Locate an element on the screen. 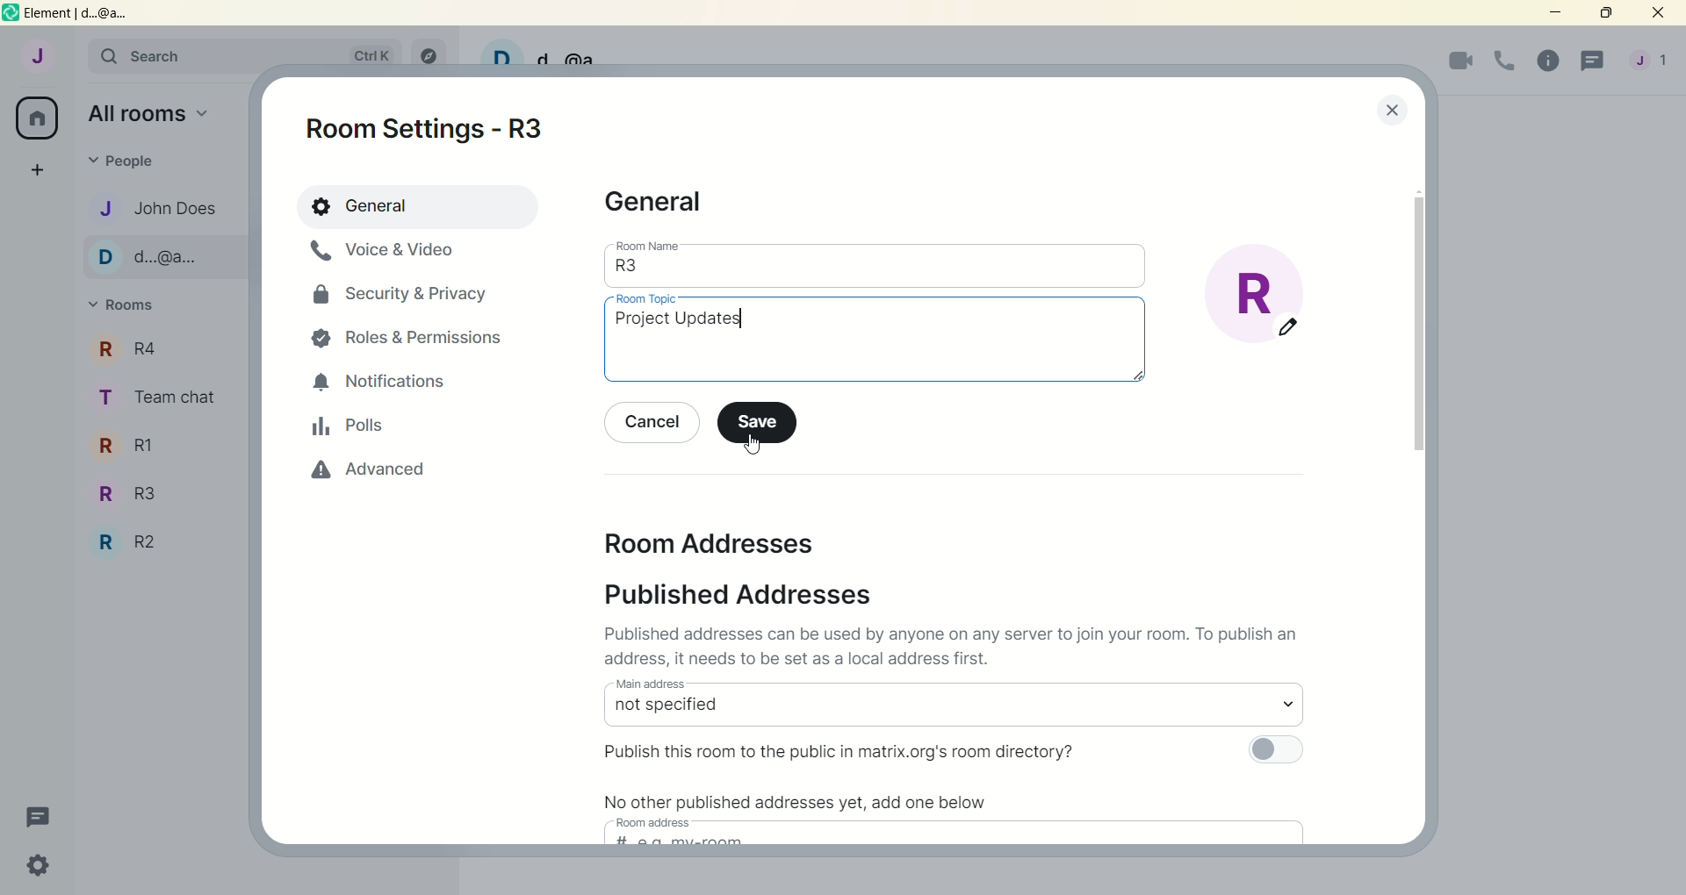  advanced is located at coordinates (371, 469).